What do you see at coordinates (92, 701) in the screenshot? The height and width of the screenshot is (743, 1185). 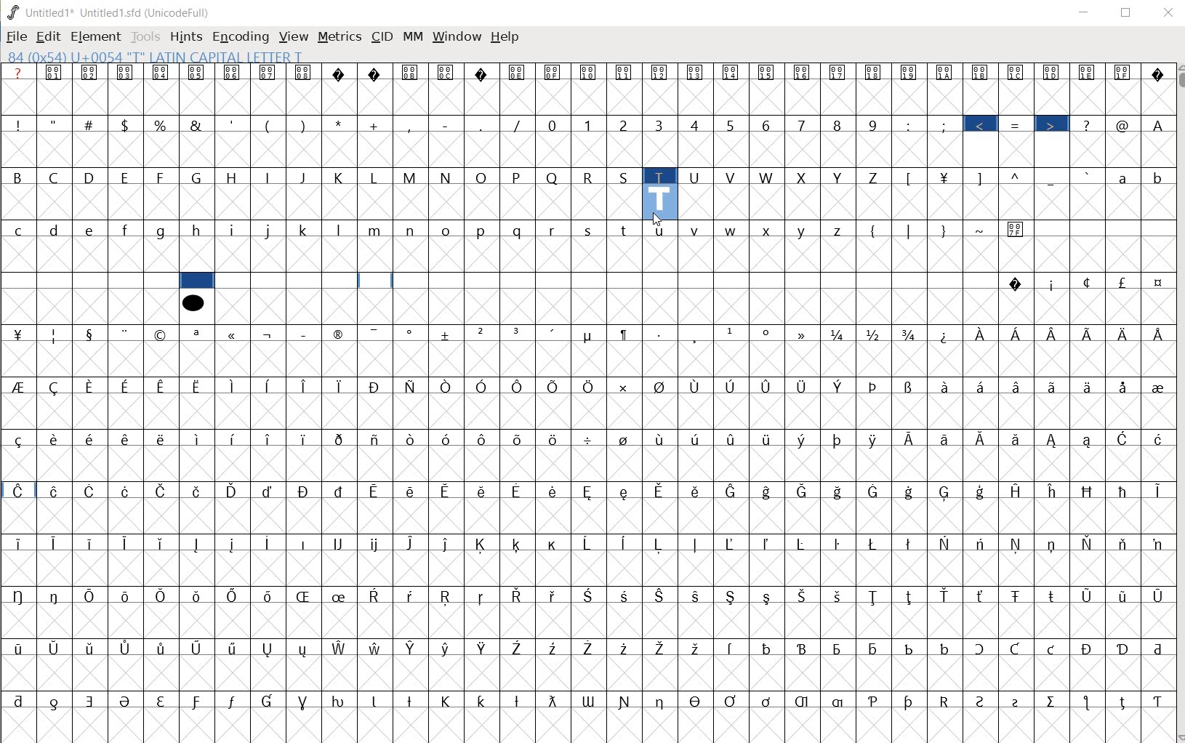 I see `Symbol` at bounding box center [92, 701].